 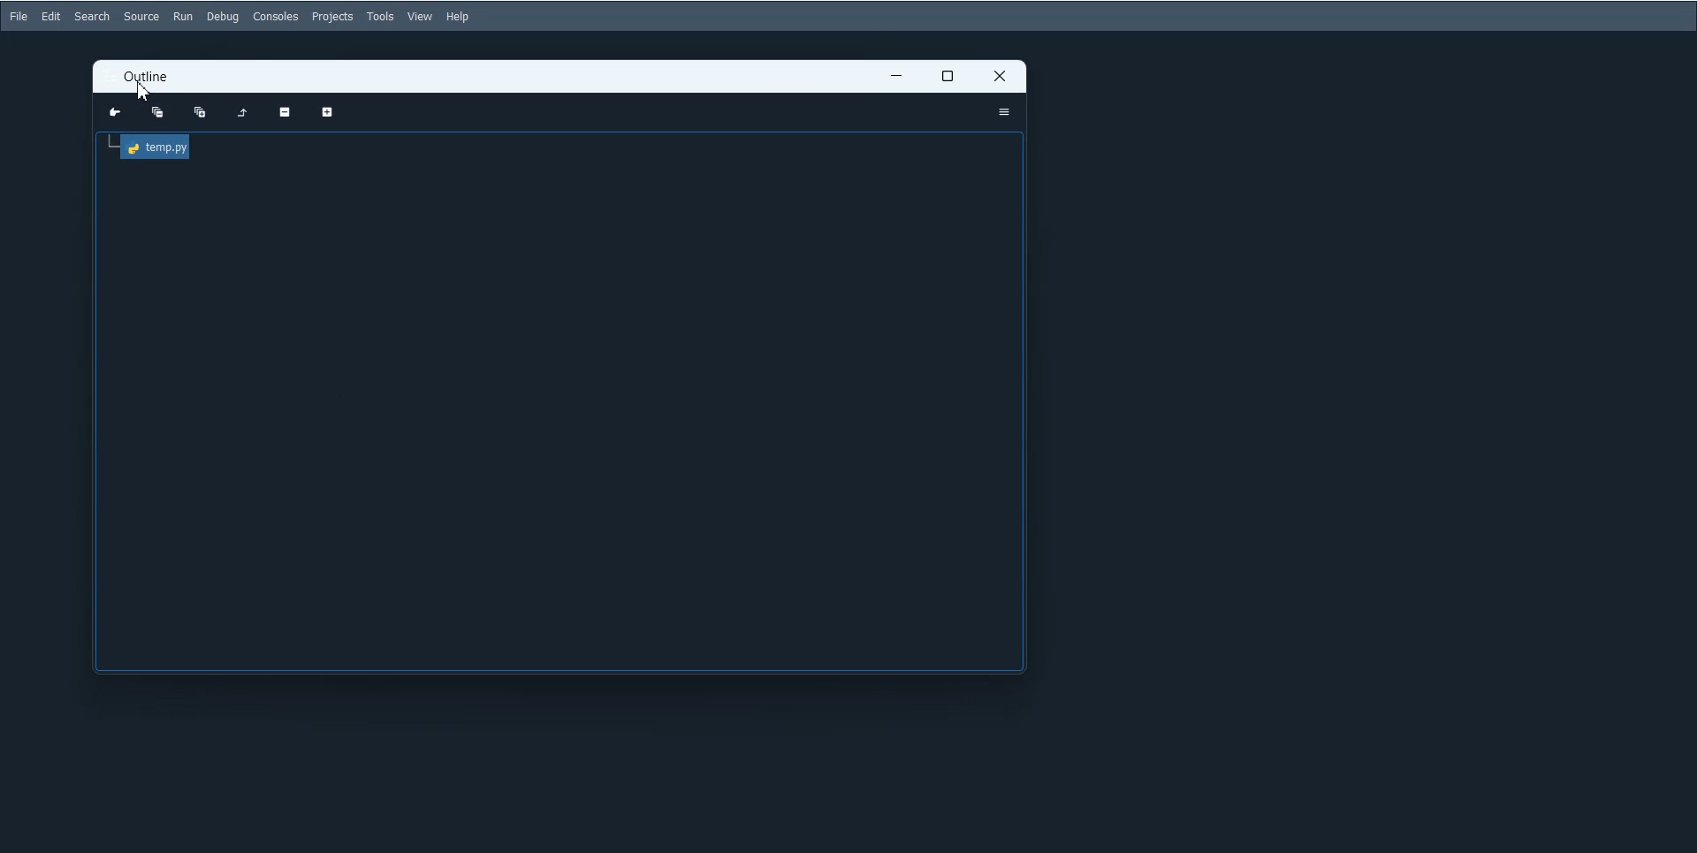 I want to click on Projects, so click(x=332, y=16).